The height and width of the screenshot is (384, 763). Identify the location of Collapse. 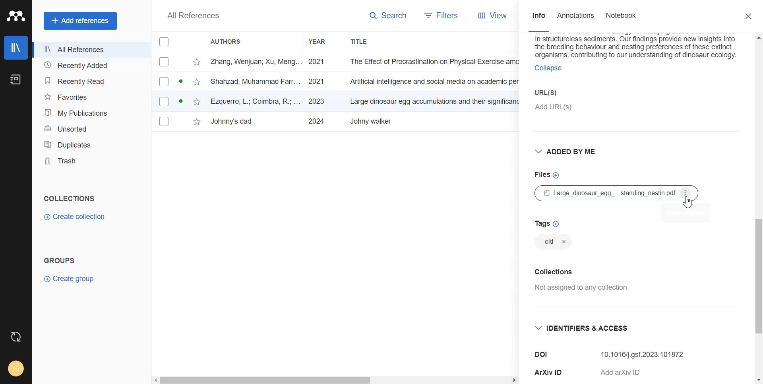
(547, 68).